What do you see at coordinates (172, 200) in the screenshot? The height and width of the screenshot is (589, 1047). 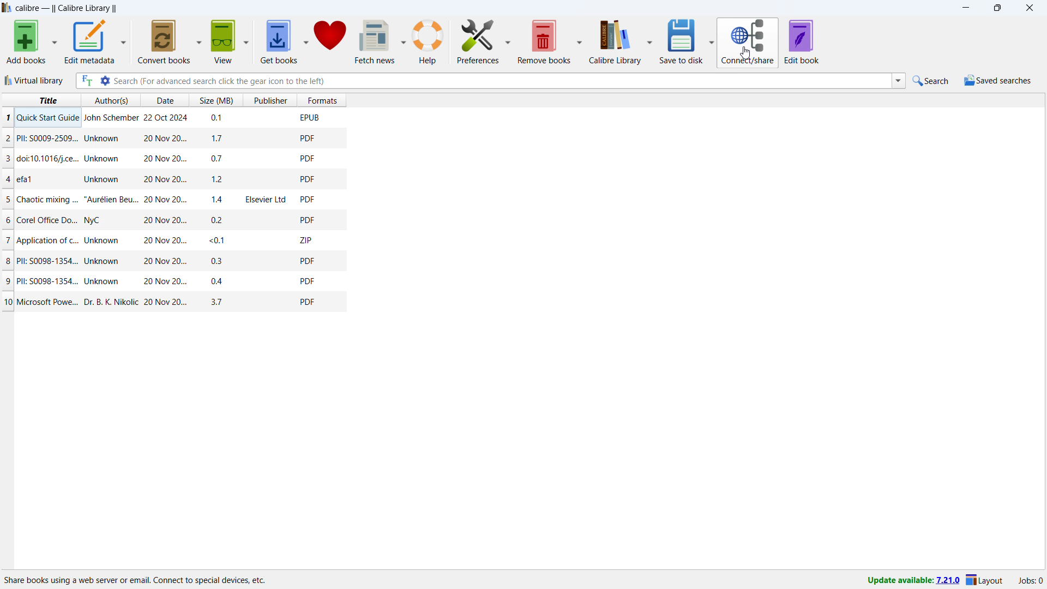 I see `one book entry` at bounding box center [172, 200].